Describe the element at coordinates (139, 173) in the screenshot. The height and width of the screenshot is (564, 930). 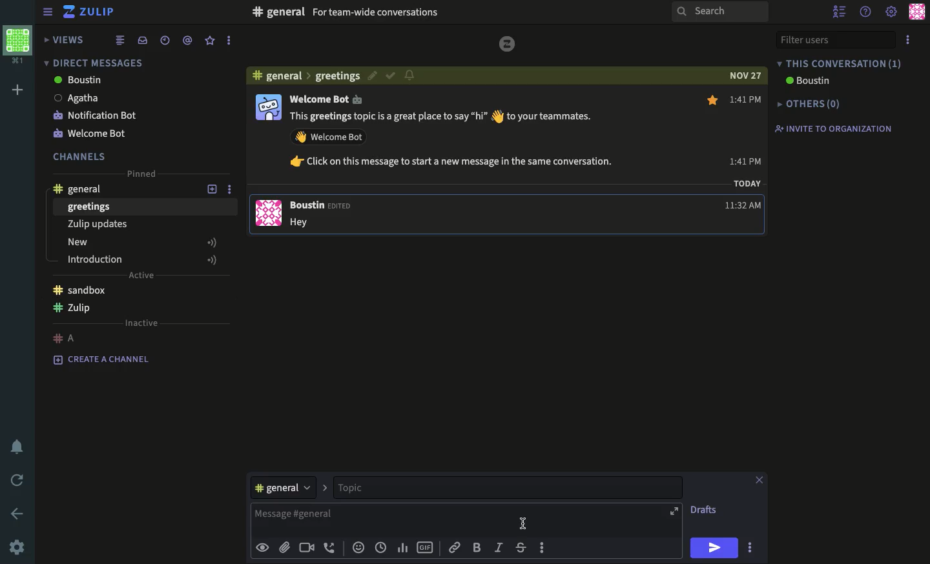
I see `pinned` at that location.